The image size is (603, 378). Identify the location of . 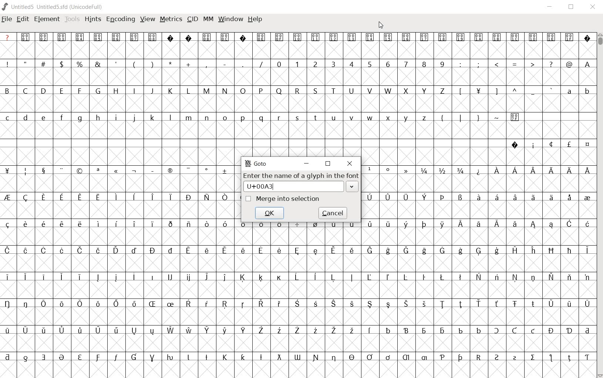
(116, 223).